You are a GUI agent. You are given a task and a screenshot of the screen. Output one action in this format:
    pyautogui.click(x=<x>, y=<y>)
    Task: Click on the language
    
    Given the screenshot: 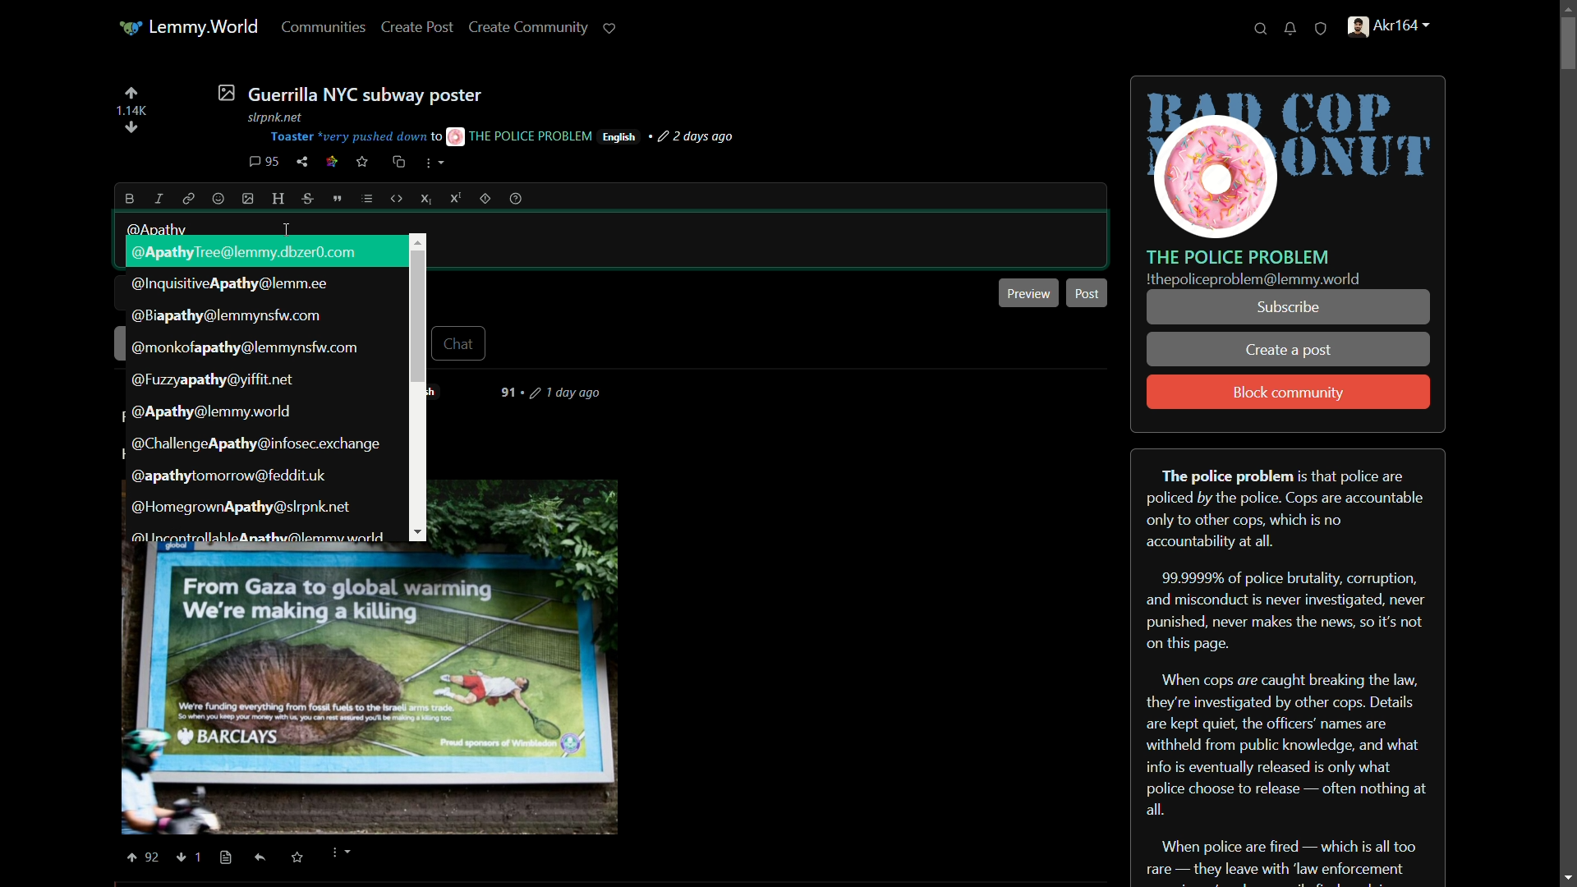 What is the action you would take?
    pyautogui.click(x=619, y=137)
    